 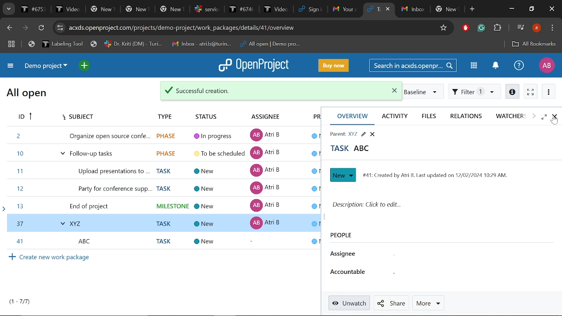 I want to click on Task Id, so click(x=24, y=117).